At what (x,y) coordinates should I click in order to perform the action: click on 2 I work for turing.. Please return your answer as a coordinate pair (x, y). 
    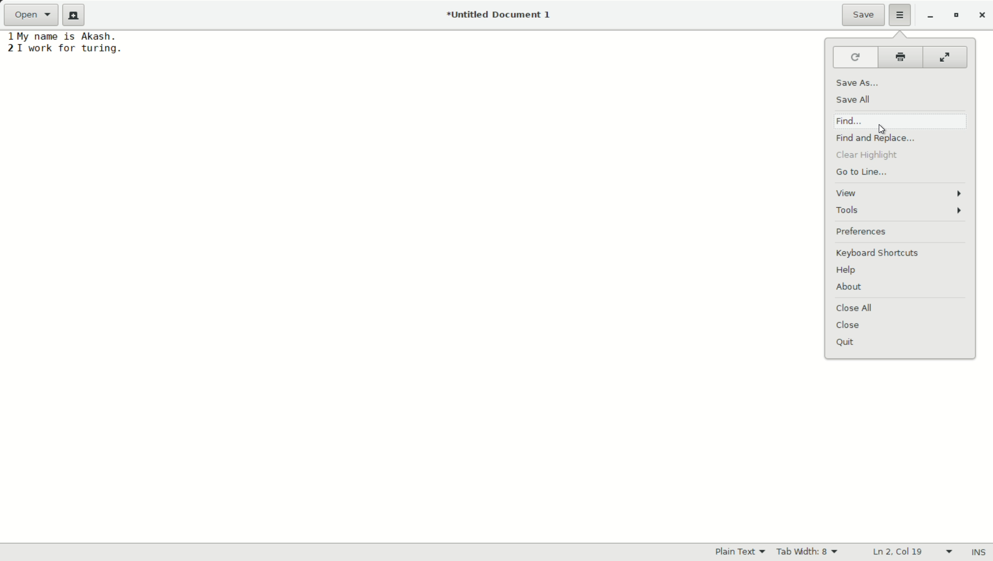
    Looking at the image, I should click on (64, 48).